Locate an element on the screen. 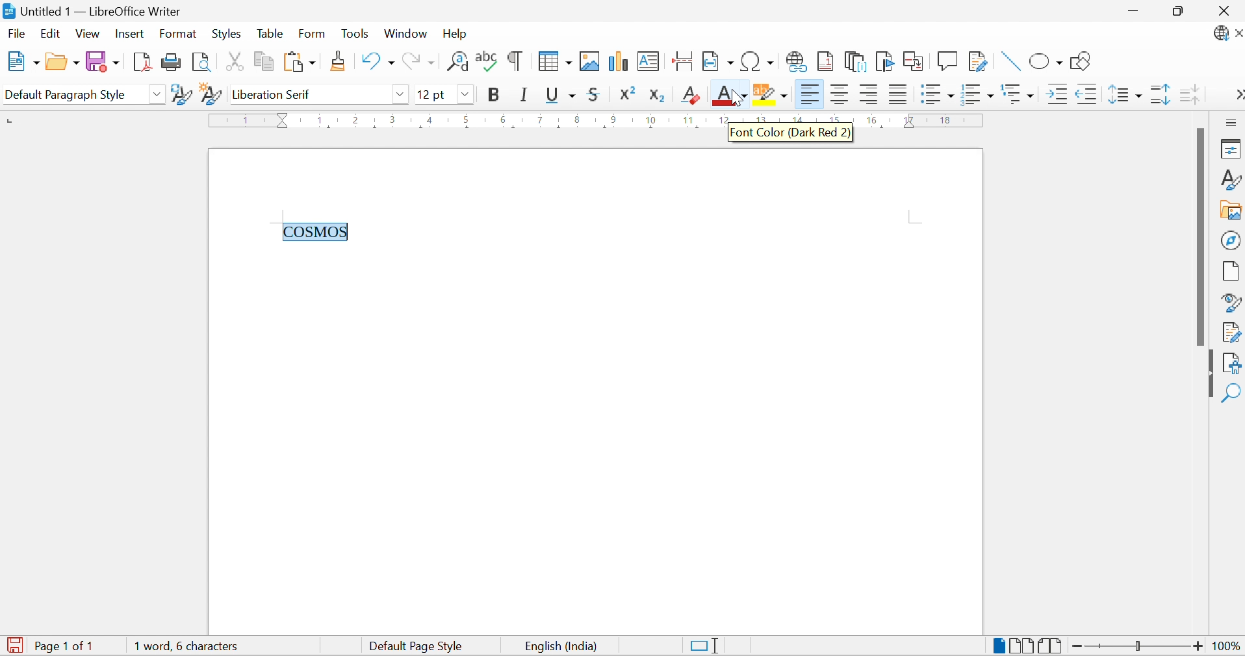 The width and height of the screenshot is (1245, 656). Minimize is located at coordinates (1129, 11).